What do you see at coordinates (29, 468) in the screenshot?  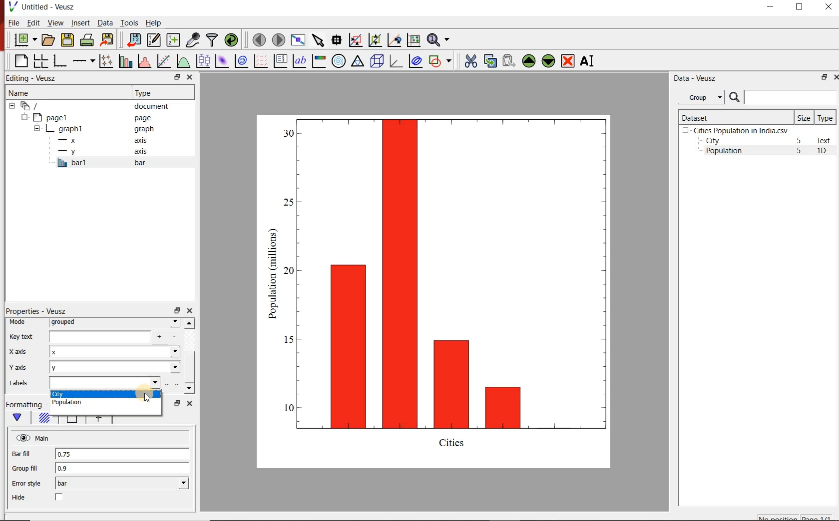 I see `Group fill` at bounding box center [29, 468].